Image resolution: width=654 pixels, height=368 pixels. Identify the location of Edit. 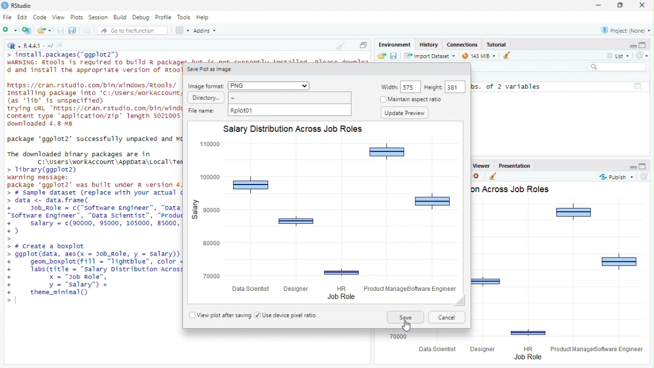
(22, 18).